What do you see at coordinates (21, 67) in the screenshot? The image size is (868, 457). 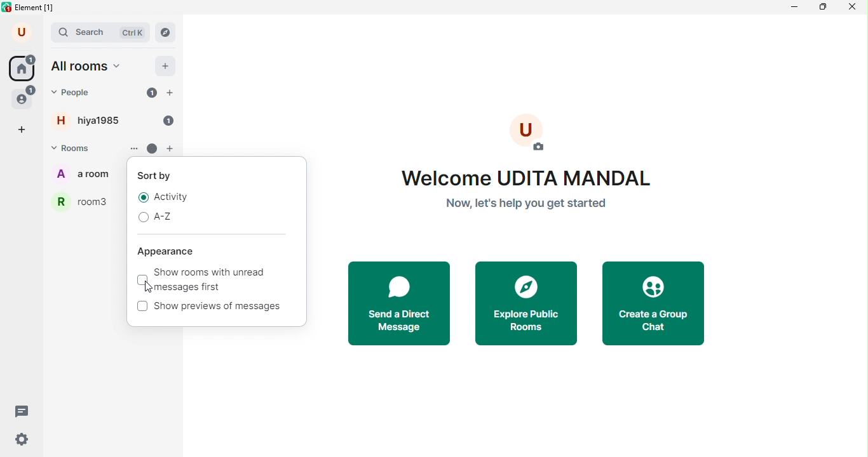 I see `home` at bounding box center [21, 67].